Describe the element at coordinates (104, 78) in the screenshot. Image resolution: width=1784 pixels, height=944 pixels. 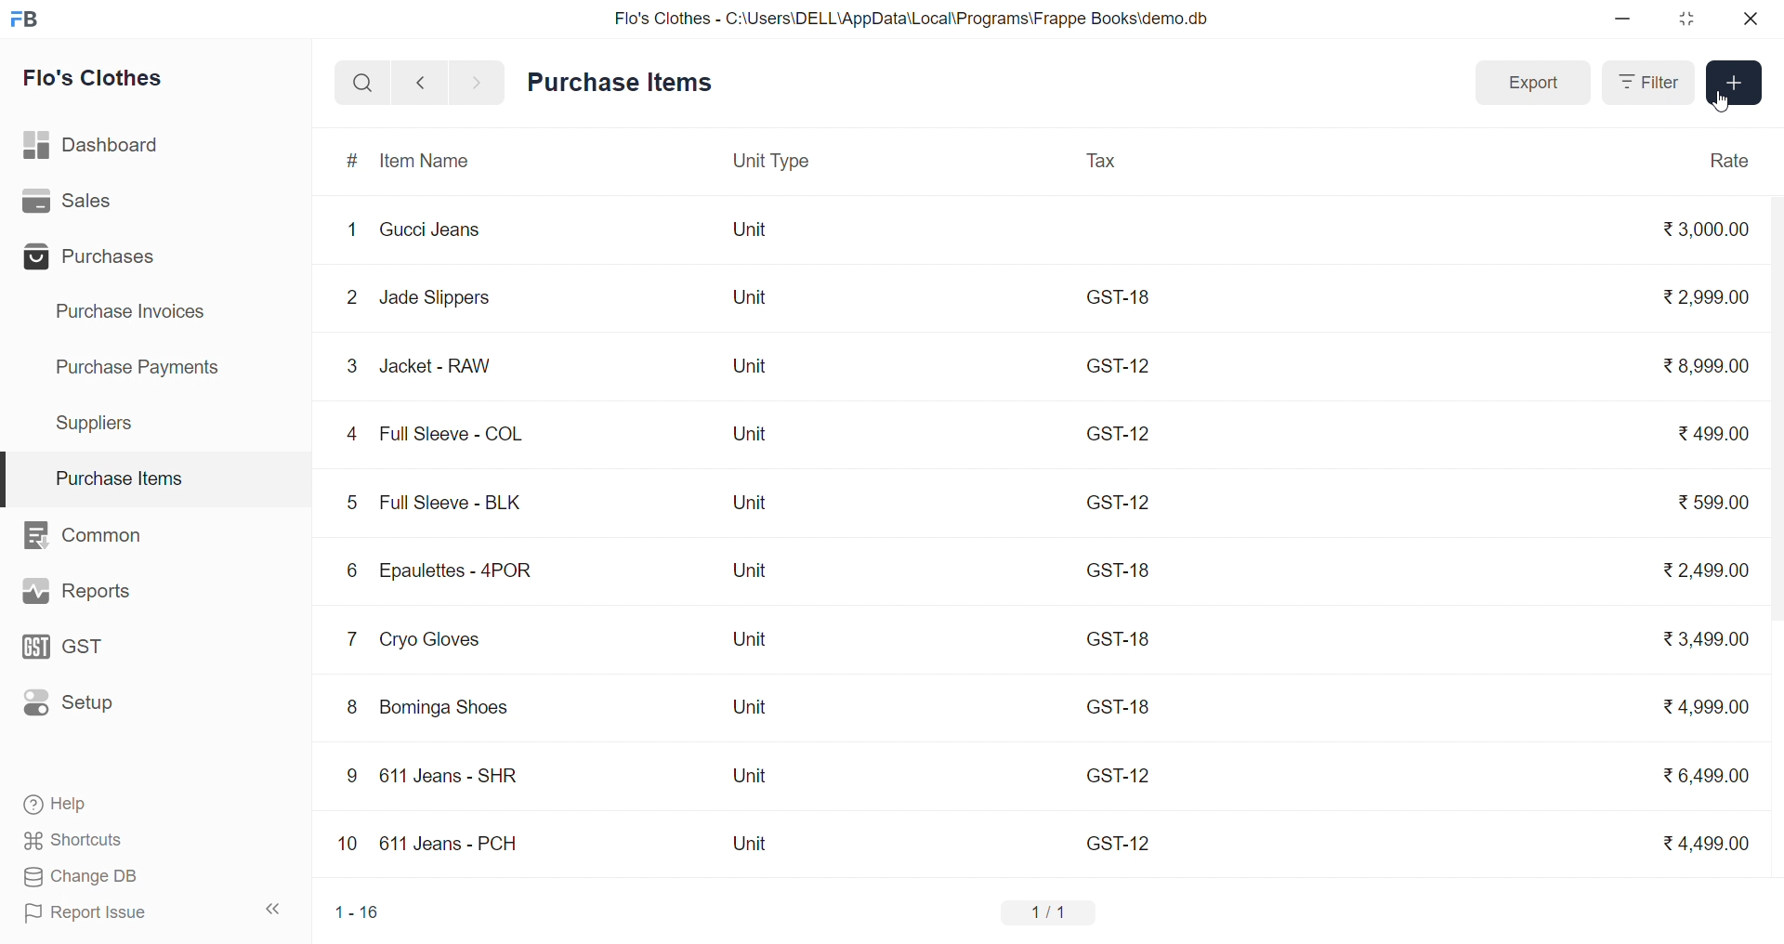
I see `Flo's Clothes` at that location.